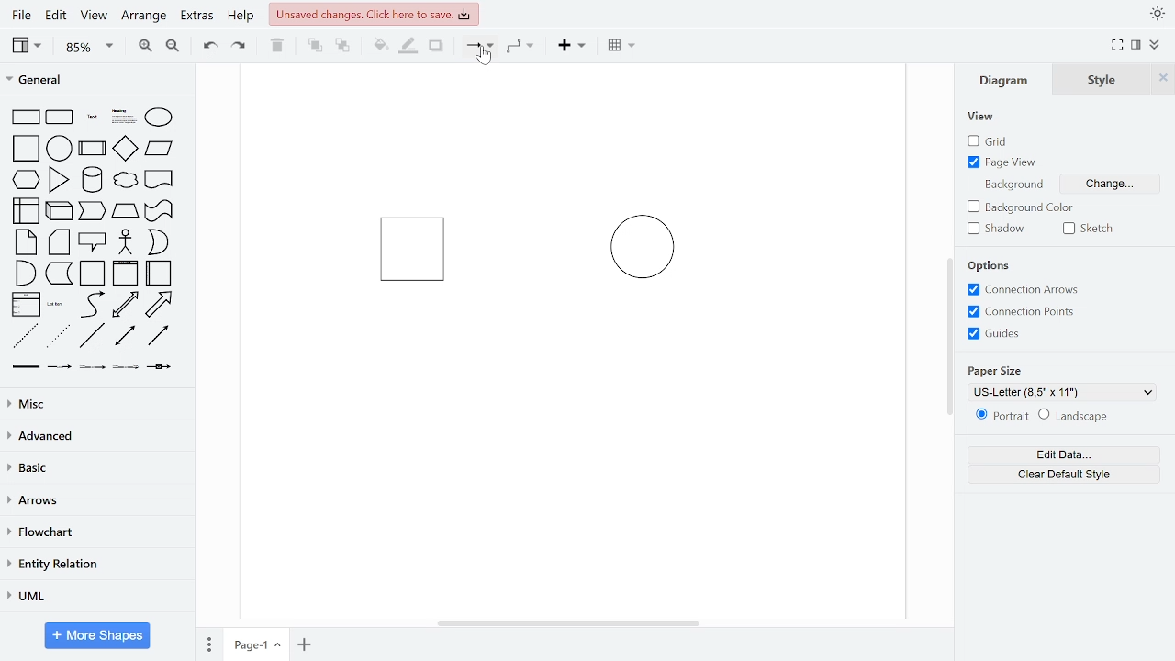  Describe the element at coordinates (94, 118) in the screenshot. I see `text` at that location.